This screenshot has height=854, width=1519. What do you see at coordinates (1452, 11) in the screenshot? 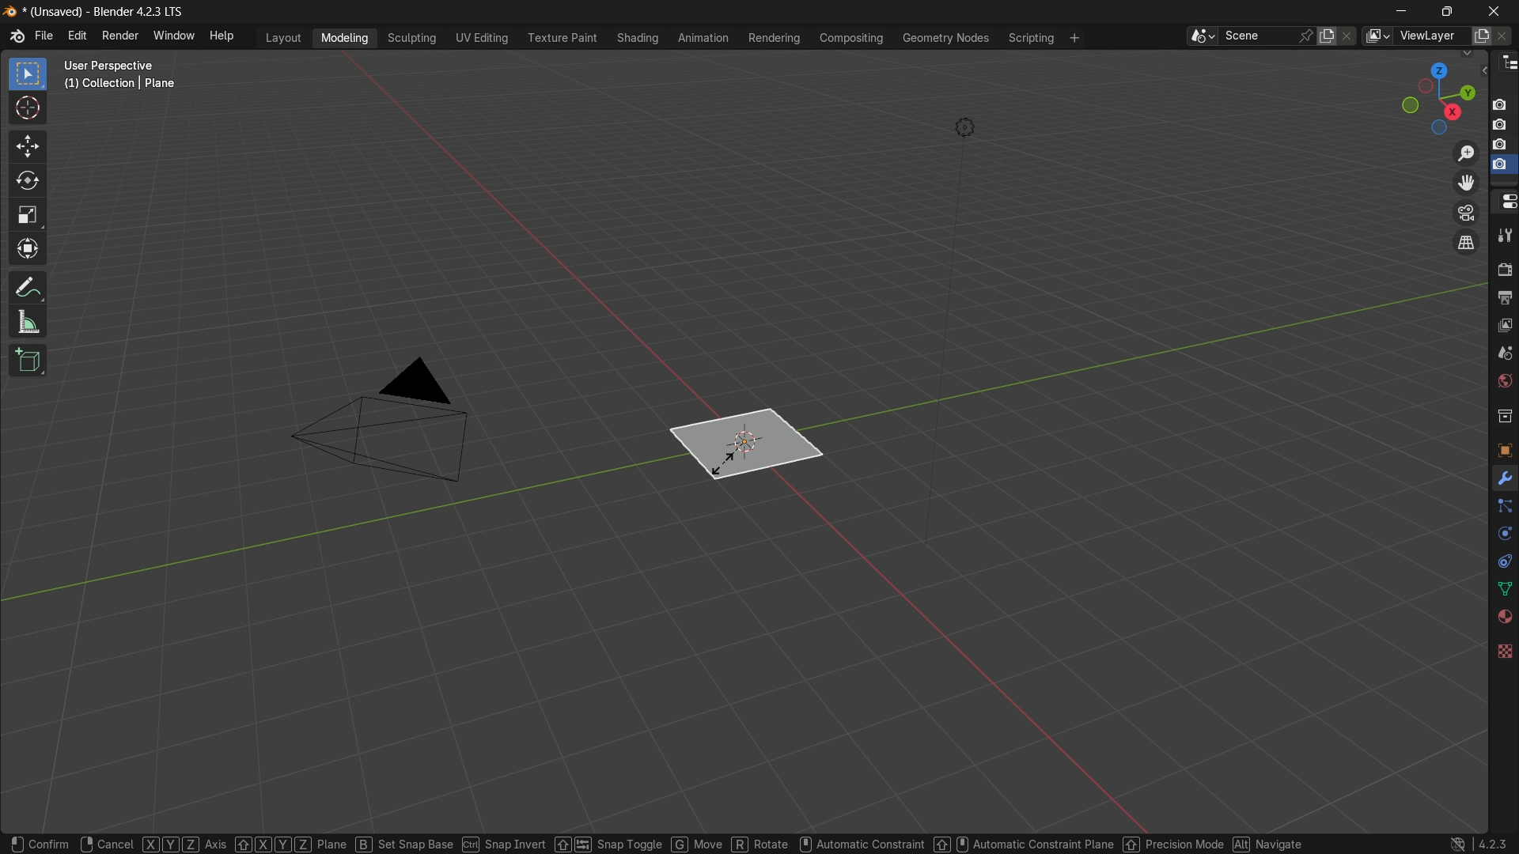
I see `maximize or restore` at bounding box center [1452, 11].